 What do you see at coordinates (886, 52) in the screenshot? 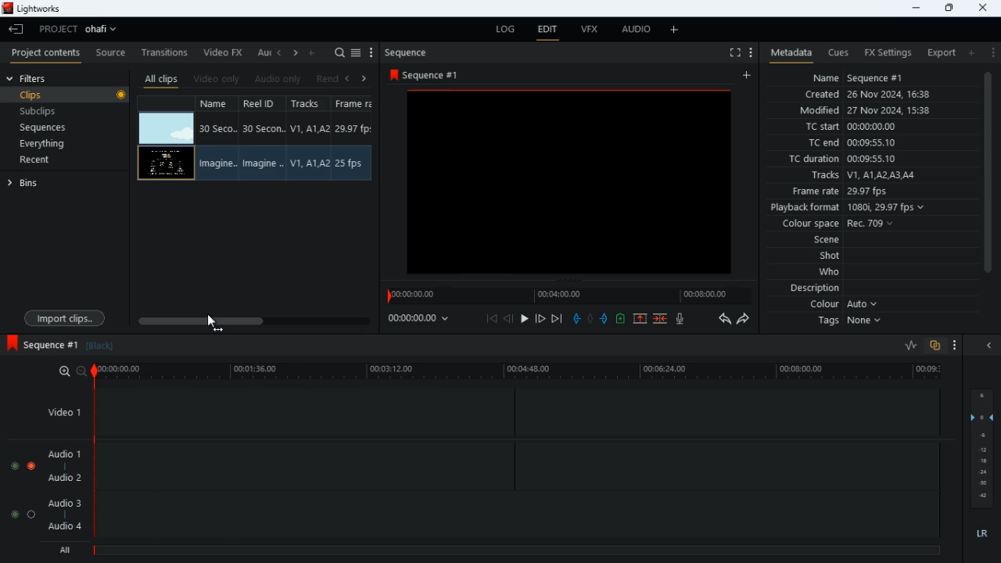
I see `fx settings` at bounding box center [886, 52].